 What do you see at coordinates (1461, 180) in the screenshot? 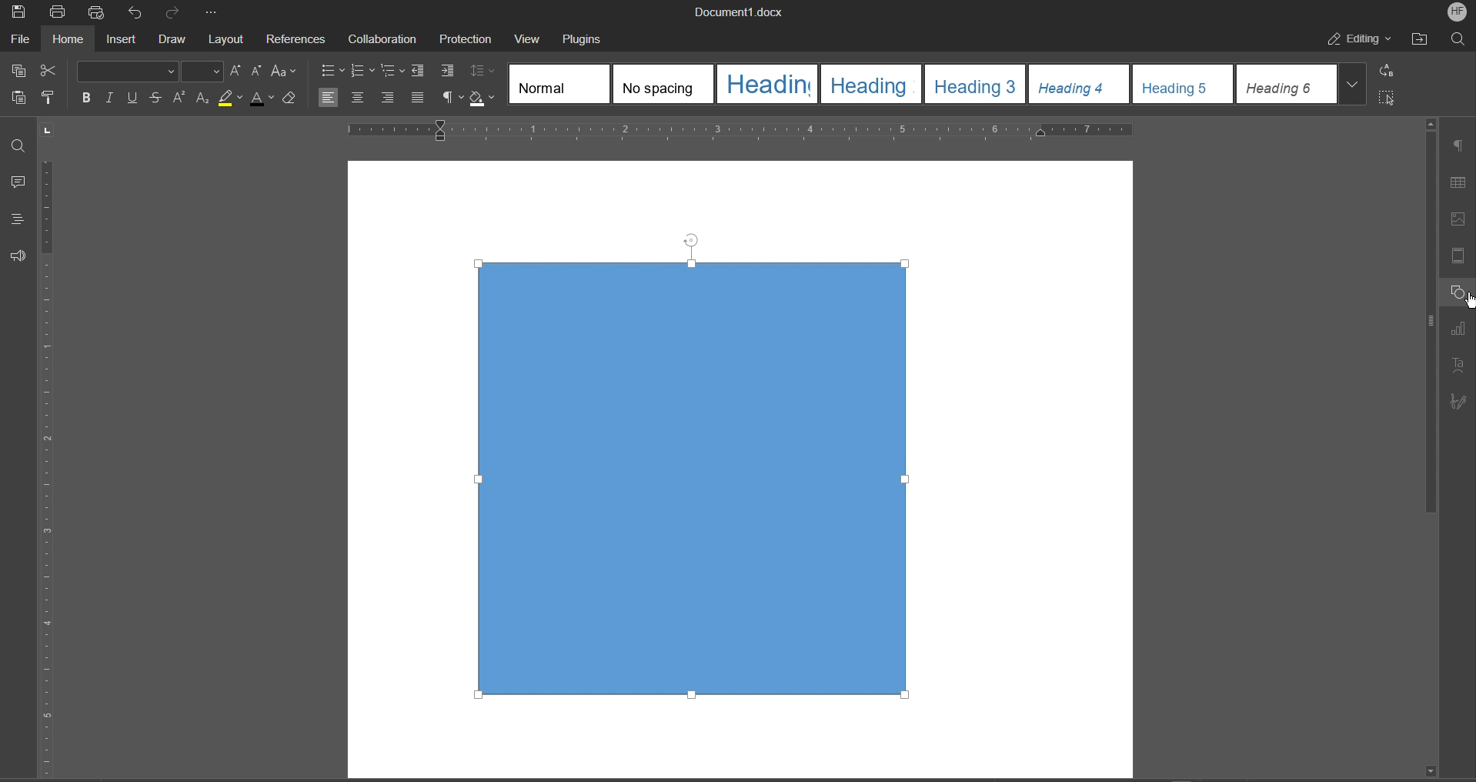
I see `Table` at bounding box center [1461, 180].